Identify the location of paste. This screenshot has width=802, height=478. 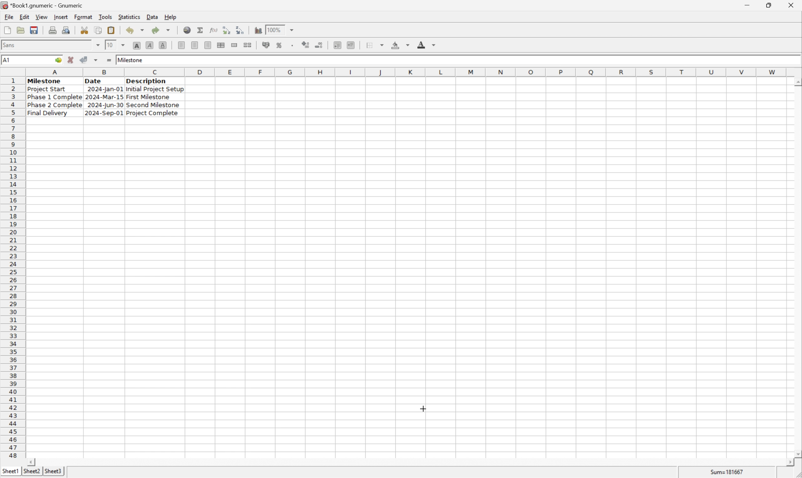
(111, 30).